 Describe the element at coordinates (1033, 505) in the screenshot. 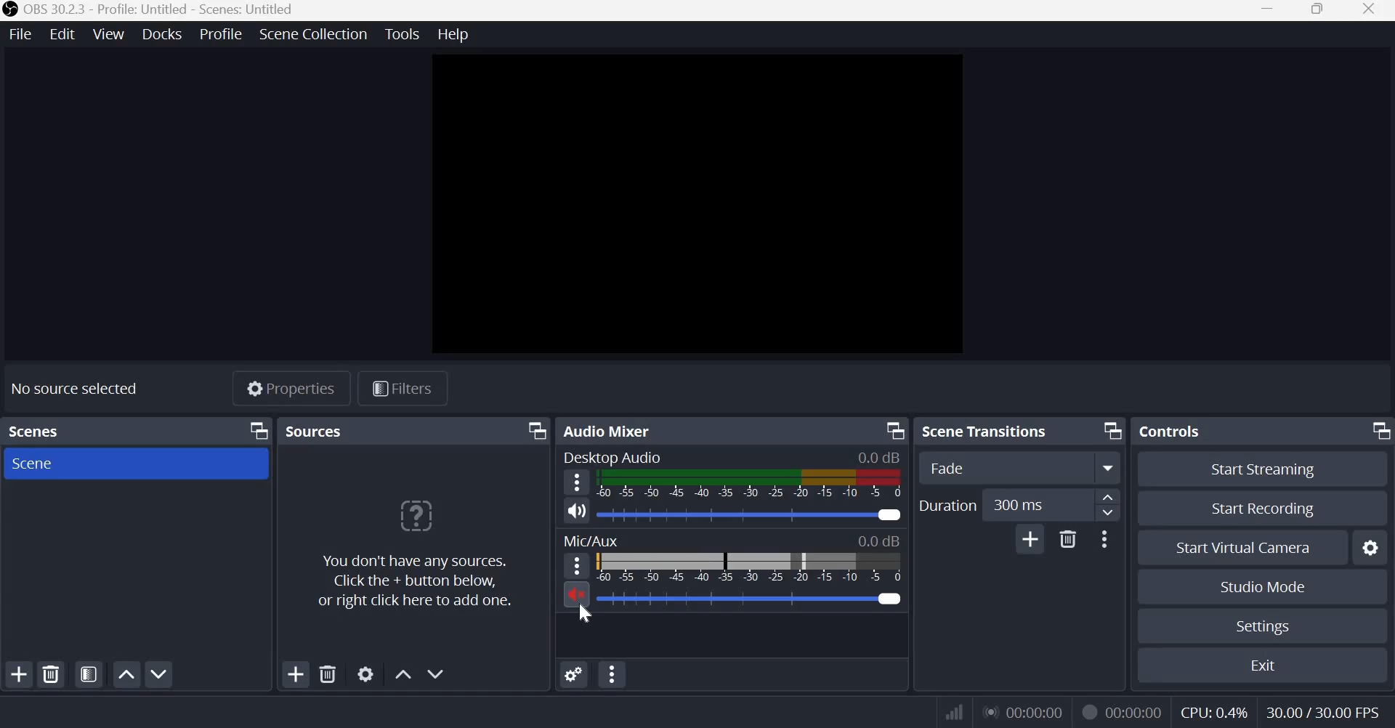

I see `300 ms` at that location.